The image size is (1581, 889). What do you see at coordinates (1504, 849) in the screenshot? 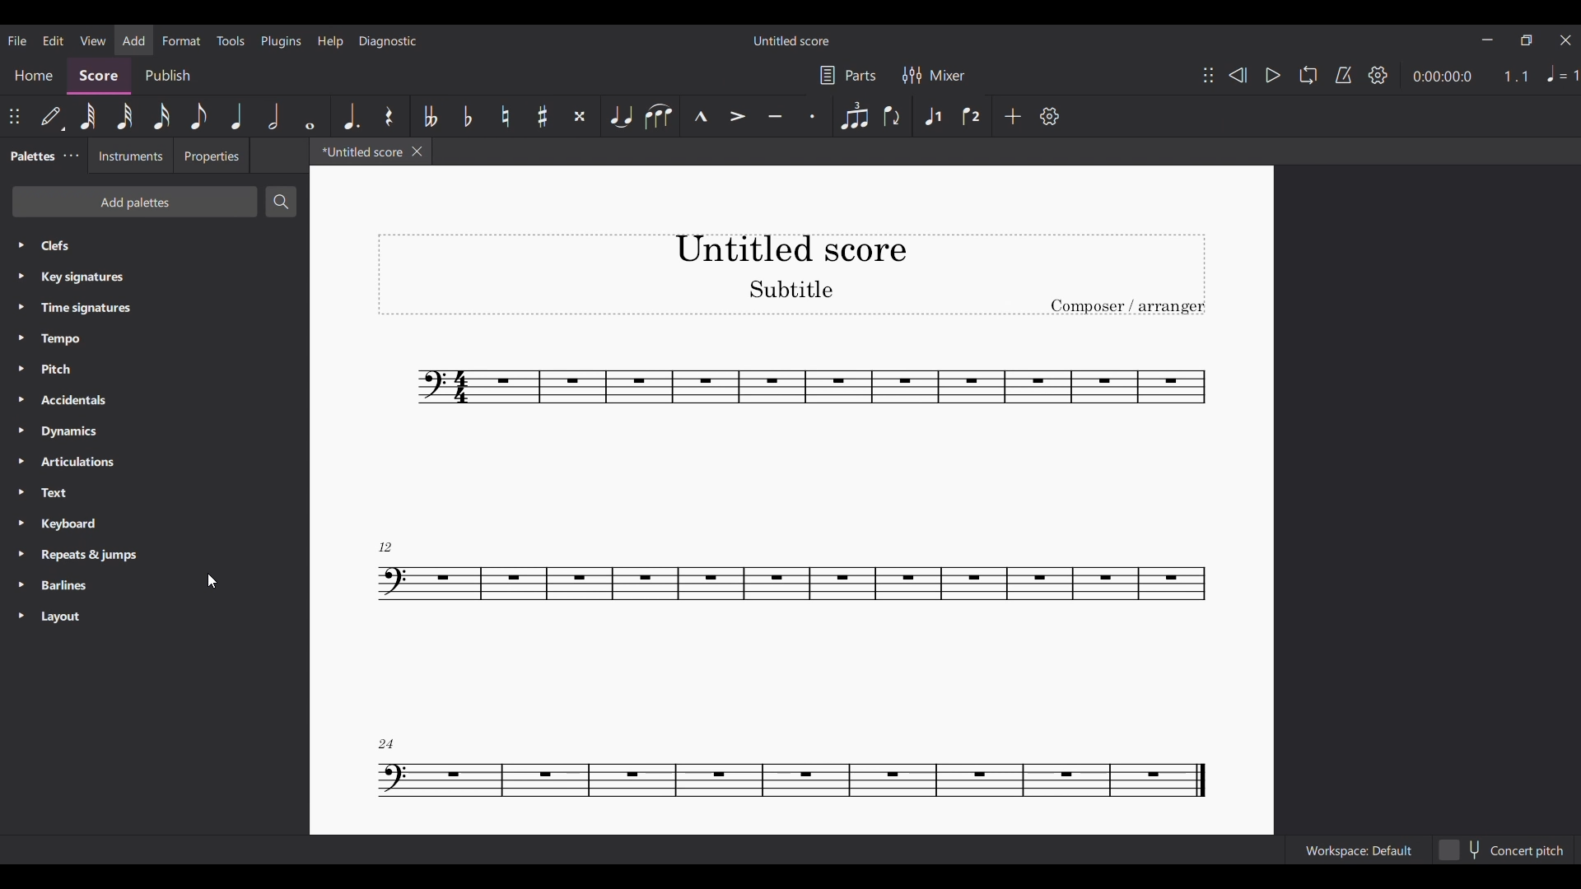
I see `concert pitch` at bounding box center [1504, 849].